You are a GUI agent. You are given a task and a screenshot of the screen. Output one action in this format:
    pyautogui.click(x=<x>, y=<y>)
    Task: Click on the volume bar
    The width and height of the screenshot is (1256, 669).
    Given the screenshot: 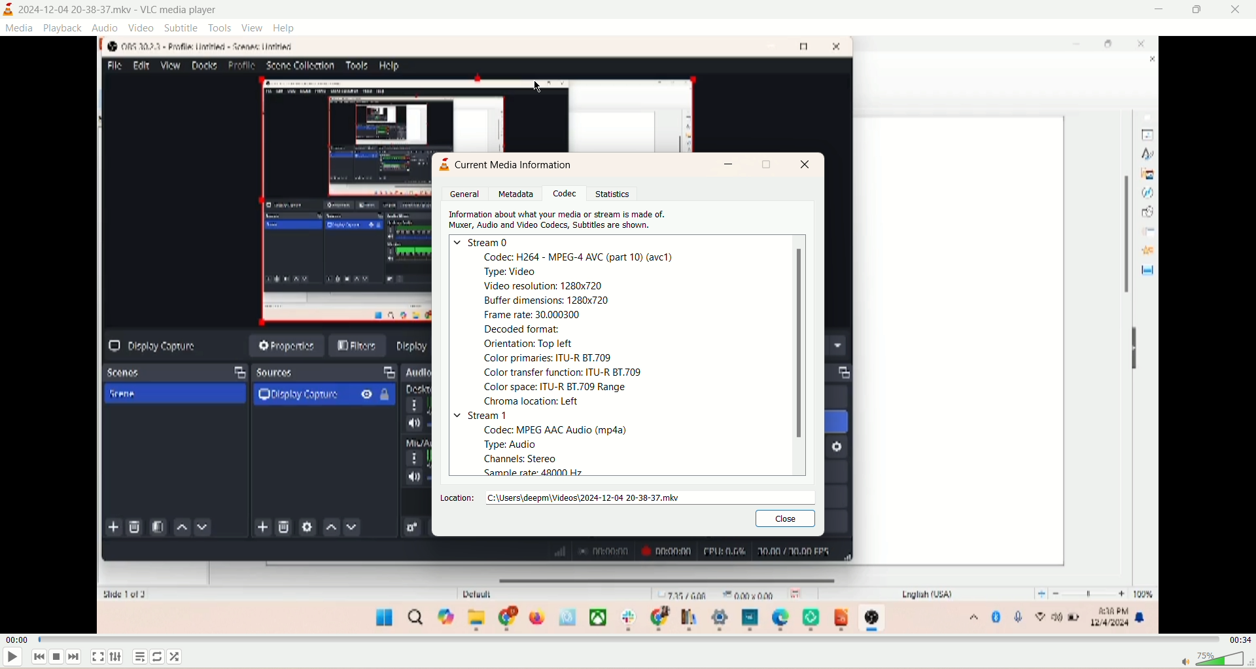 What is the action you would take?
    pyautogui.click(x=1213, y=659)
    